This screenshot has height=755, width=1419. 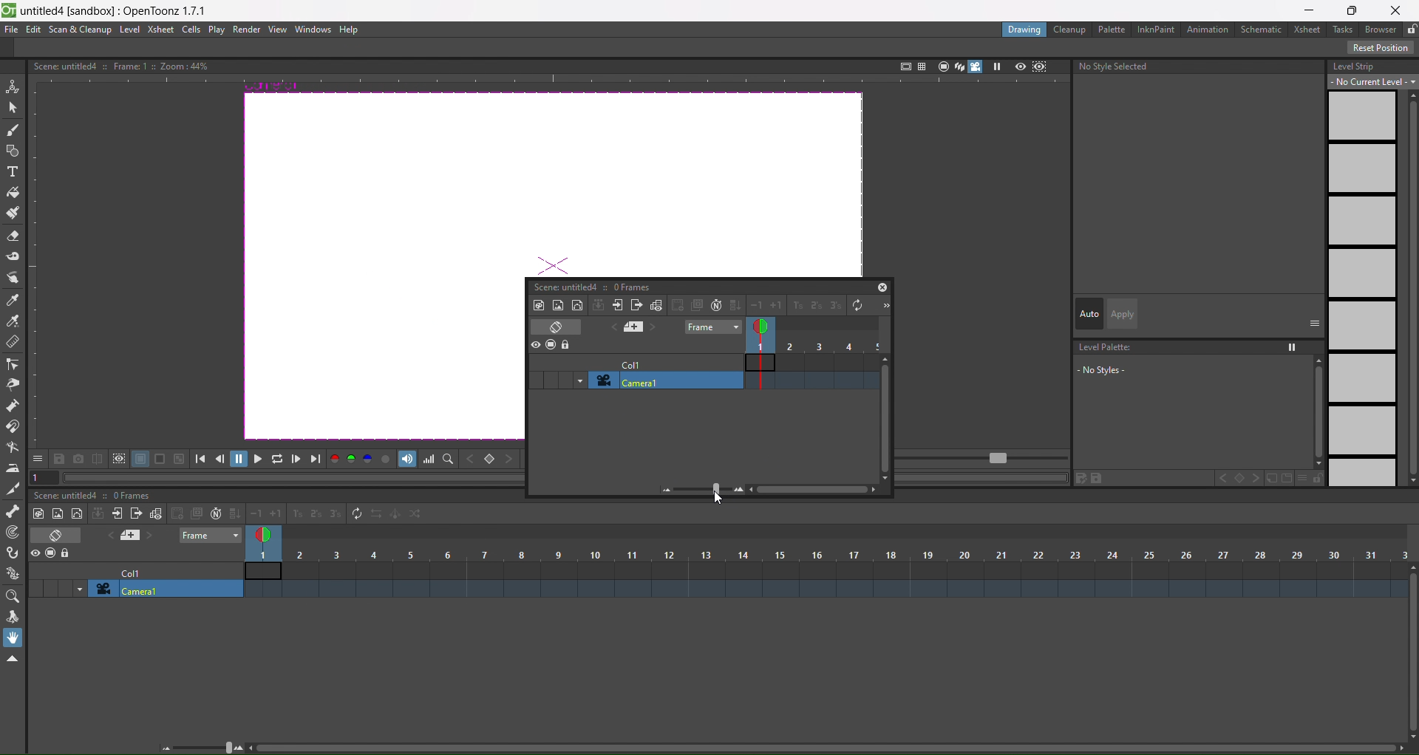 What do you see at coordinates (1355, 10) in the screenshot?
I see `maximize` at bounding box center [1355, 10].